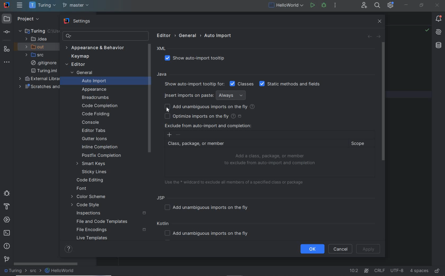  I want to click on CANCEL, so click(340, 249).